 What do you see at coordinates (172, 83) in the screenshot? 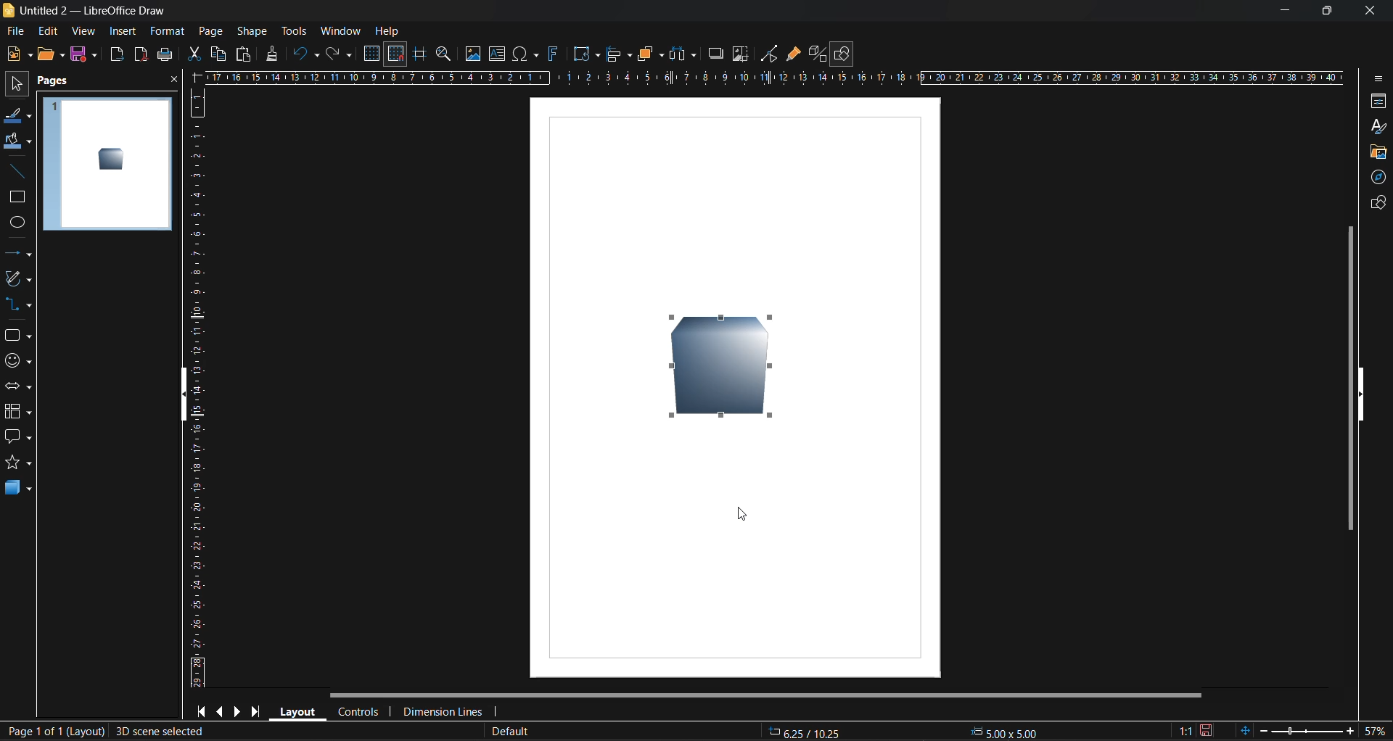
I see `close` at bounding box center [172, 83].